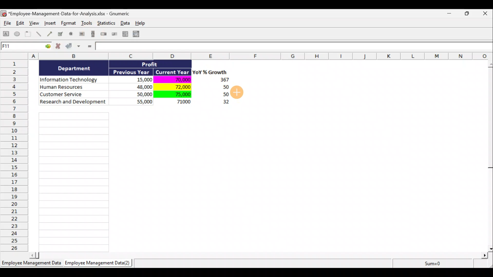  What do you see at coordinates (16, 155) in the screenshot?
I see `Rows` at bounding box center [16, 155].